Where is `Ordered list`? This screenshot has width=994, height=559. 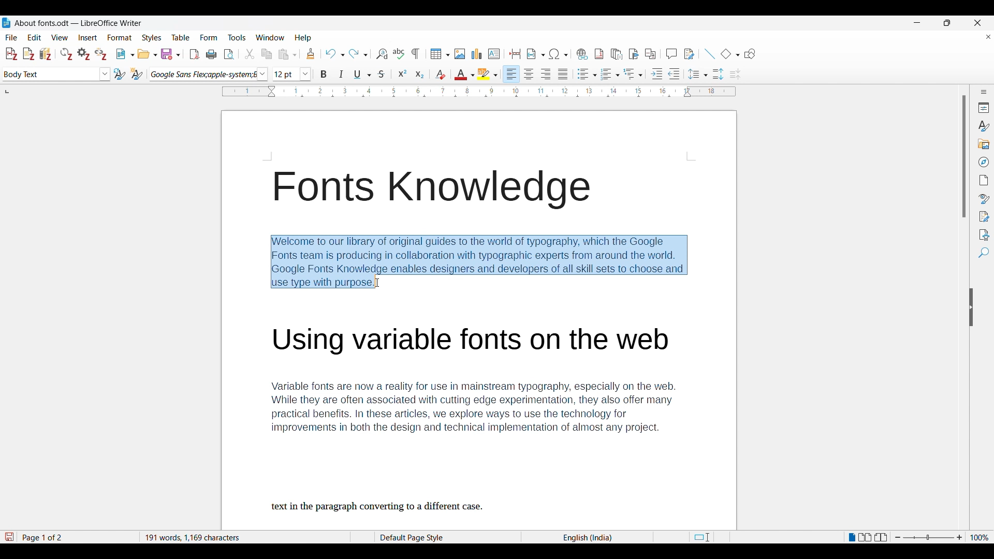 Ordered list is located at coordinates (610, 74).